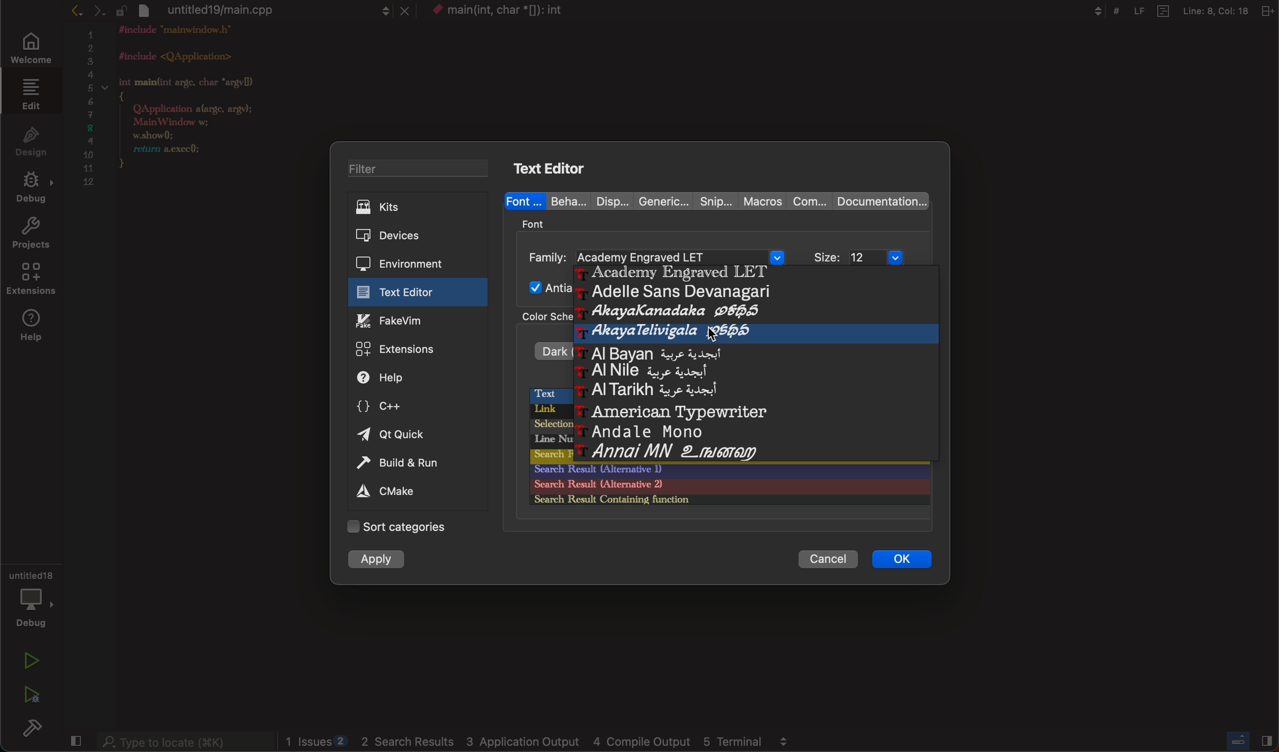 This screenshot has width=1279, height=752. Describe the element at coordinates (564, 201) in the screenshot. I see `beha` at that location.